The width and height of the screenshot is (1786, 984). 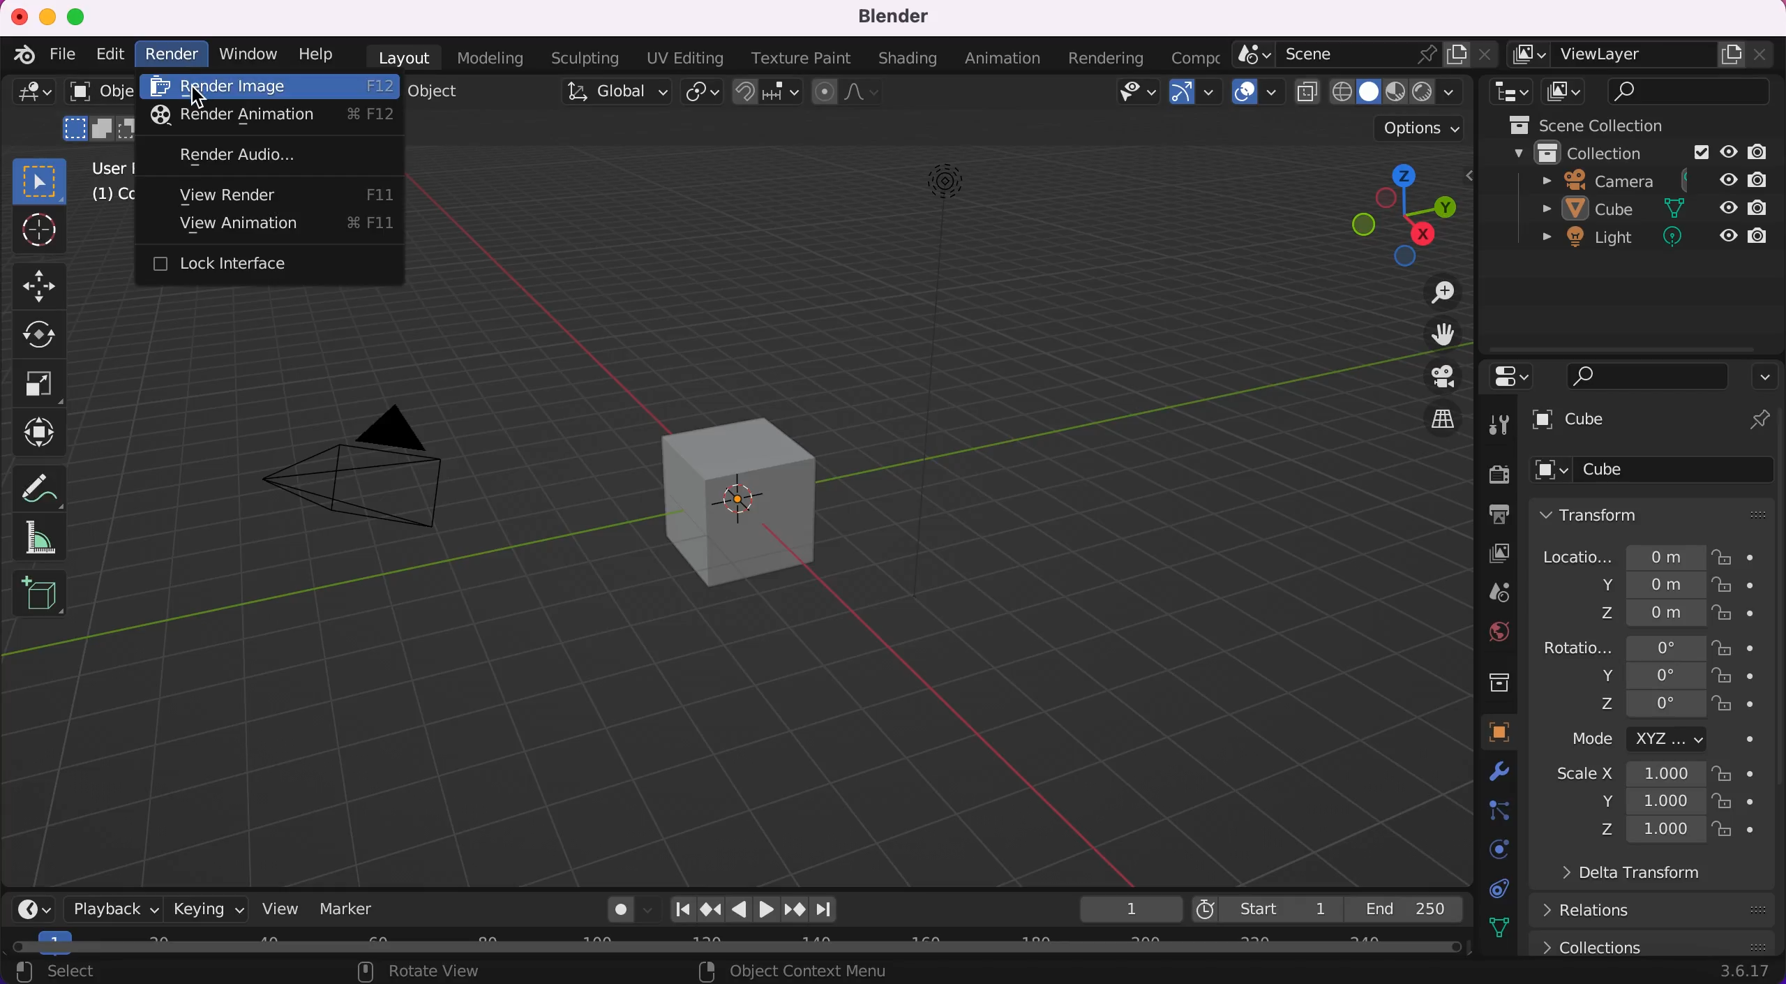 I want to click on particles, so click(x=1489, y=811).